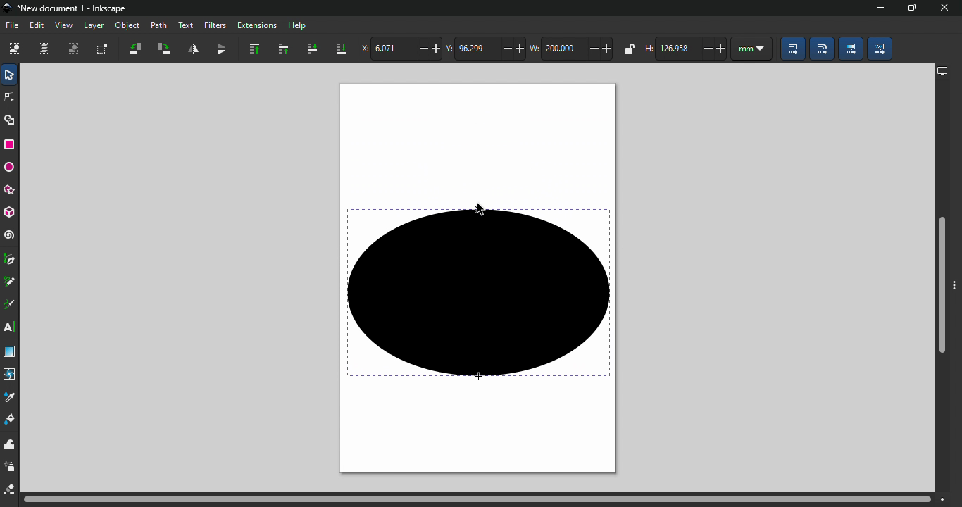 This screenshot has height=507, width=962. Describe the element at coordinates (74, 50) in the screenshot. I see `Deselect all selected objects` at that location.